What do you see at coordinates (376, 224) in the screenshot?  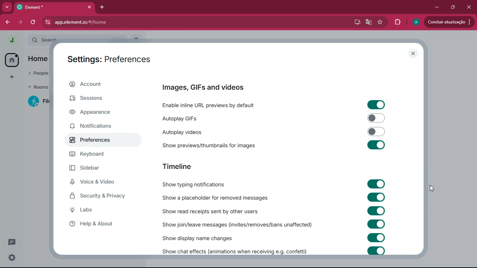 I see `toggle on/off` at bounding box center [376, 224].